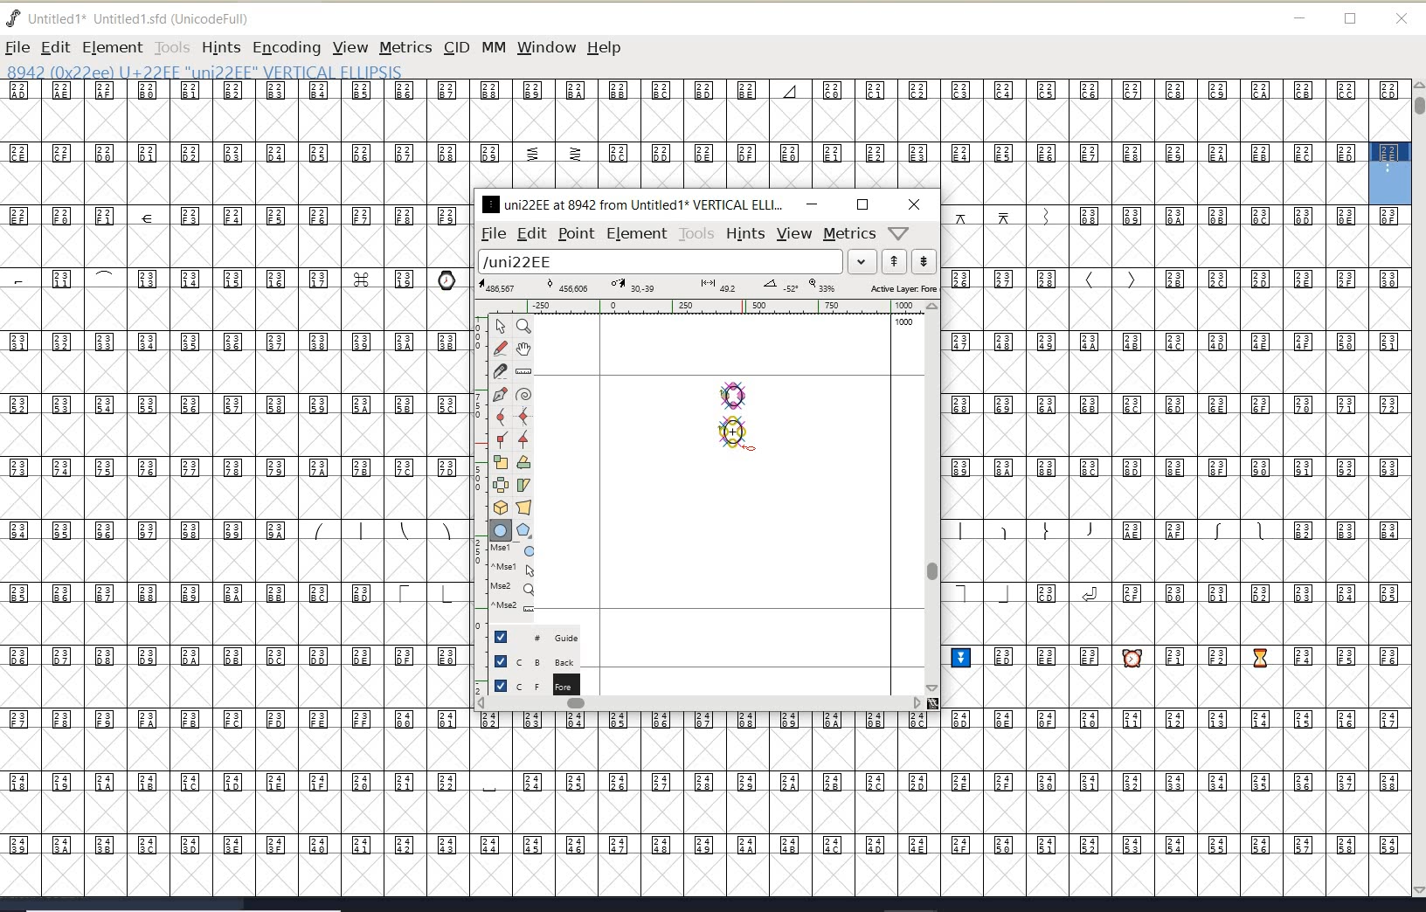 This screenshot has height=912, width=1426. Describe the element at coordinates (232, 448) in the screenshot. I see `GLYPHY CHARACTERS & NUMBERS` at that location.